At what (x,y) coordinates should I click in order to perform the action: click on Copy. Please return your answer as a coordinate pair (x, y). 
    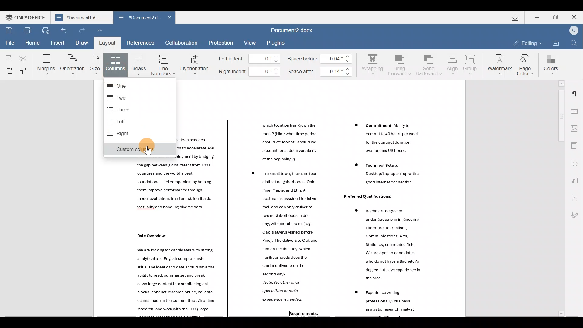
    Looking at the image, I should click on (8, 55).